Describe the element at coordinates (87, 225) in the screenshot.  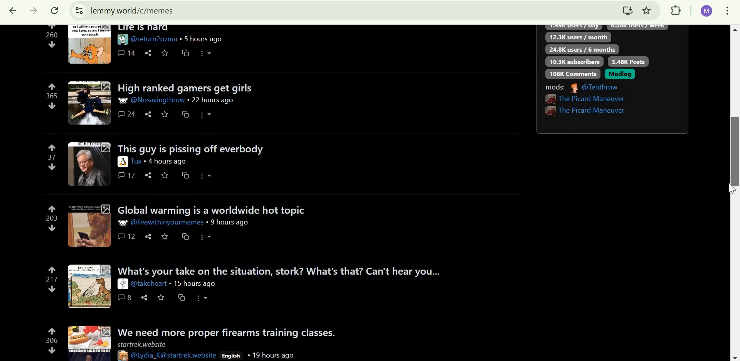
I see `expand here` at that location.